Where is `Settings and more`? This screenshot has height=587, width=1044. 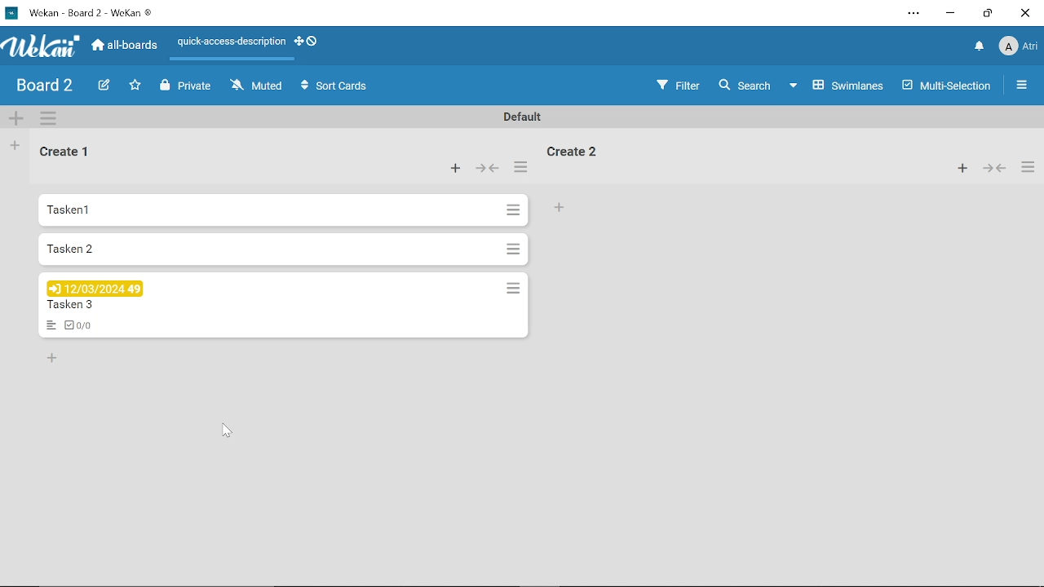
Settings and more is located at coordinates (913, 13).